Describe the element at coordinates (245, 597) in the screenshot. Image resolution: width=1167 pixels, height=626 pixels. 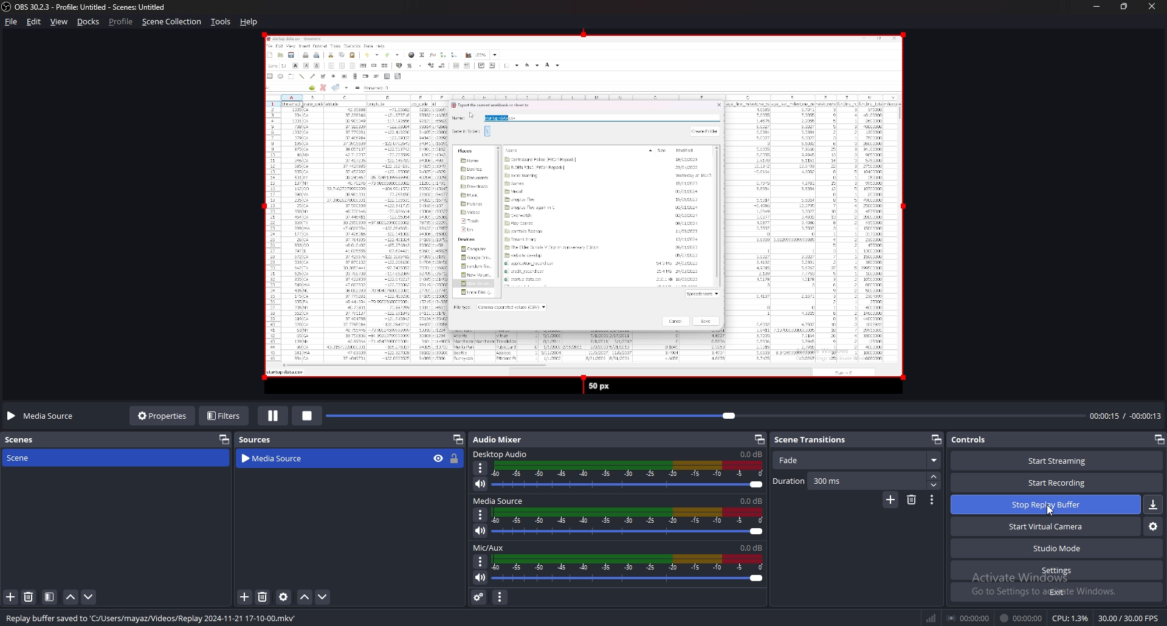
I see `add source` at that location.